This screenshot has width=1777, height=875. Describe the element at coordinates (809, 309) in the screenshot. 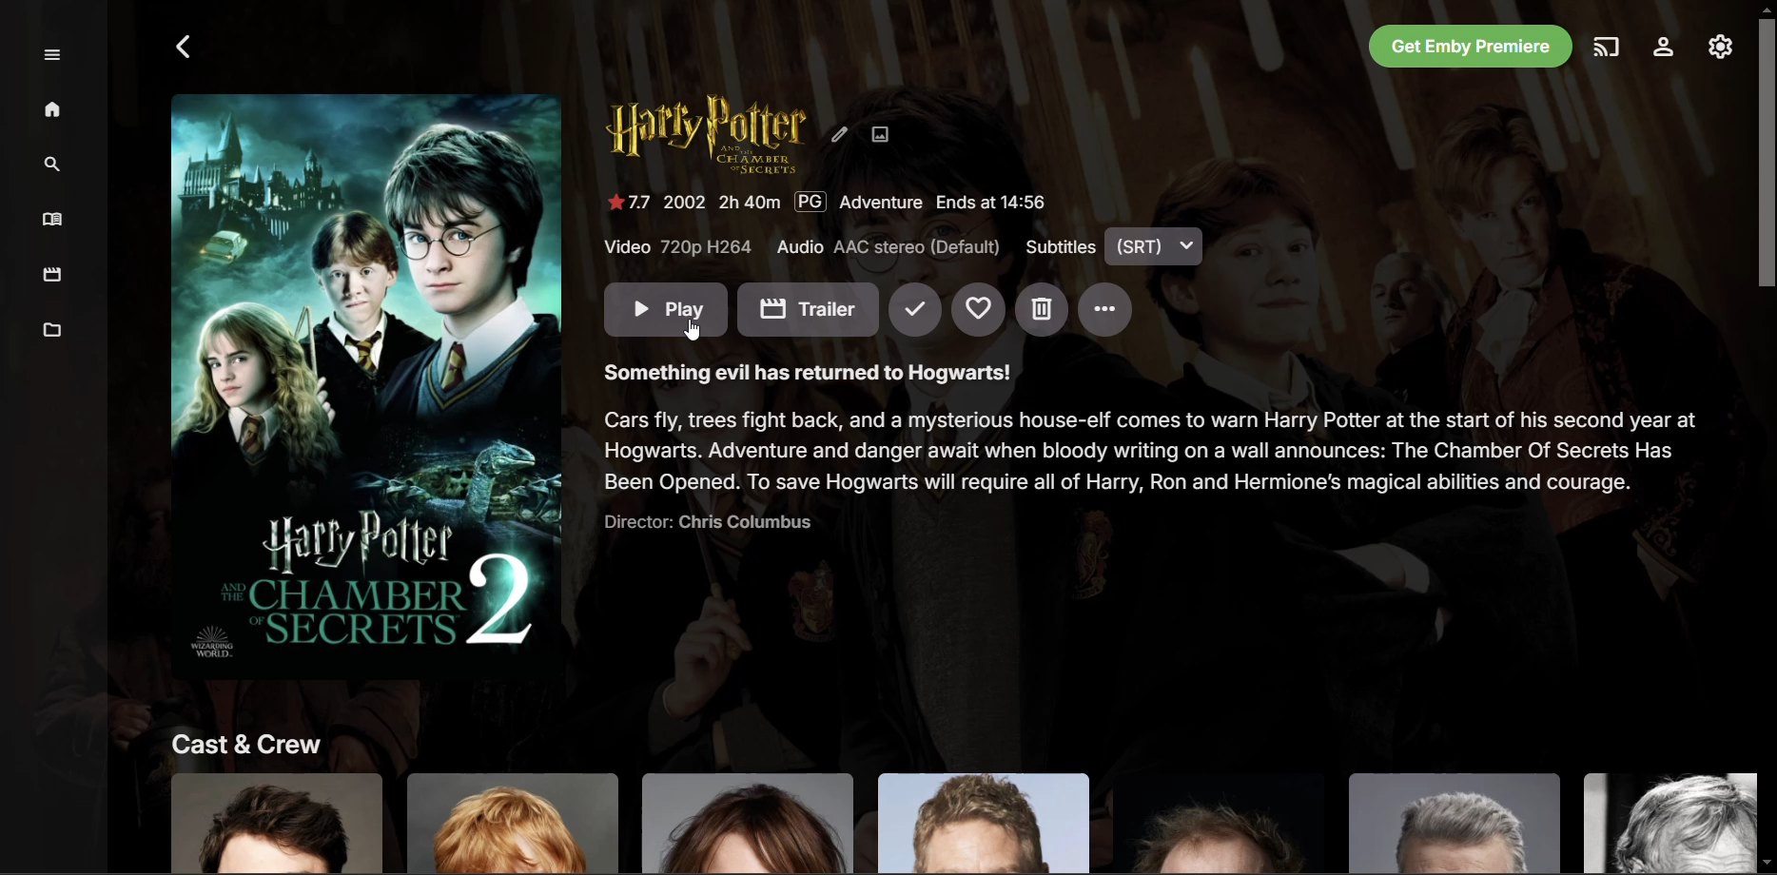

I see `Trailer` at that location.